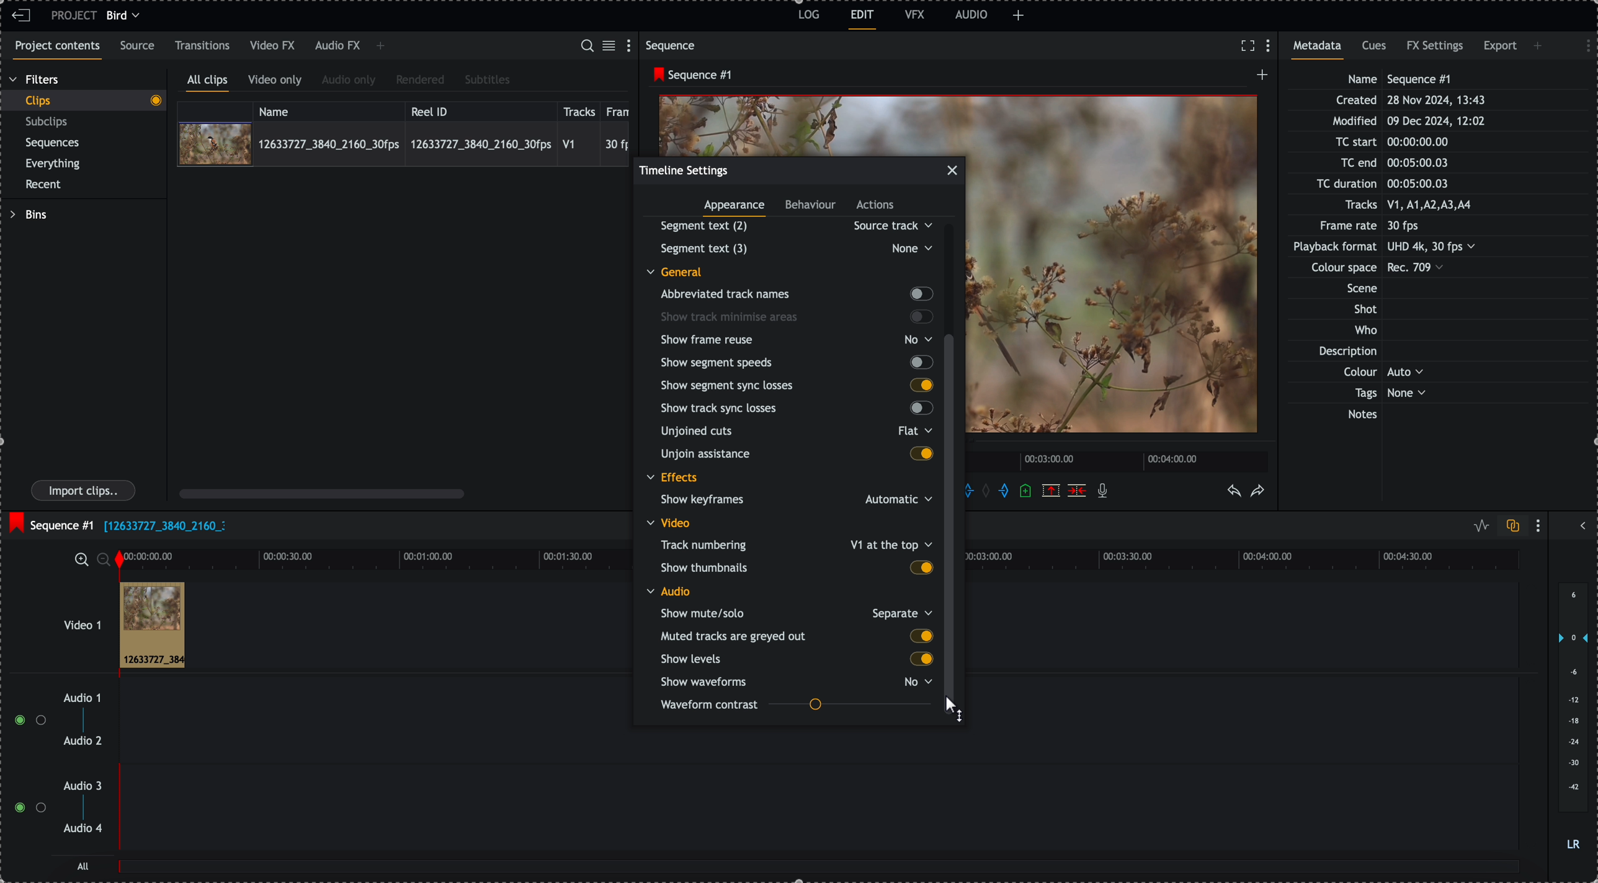  What do you see at coordinates (586, 47) in the screenshot?
I see `search for assets or bins` at bounding box center [586, 47].